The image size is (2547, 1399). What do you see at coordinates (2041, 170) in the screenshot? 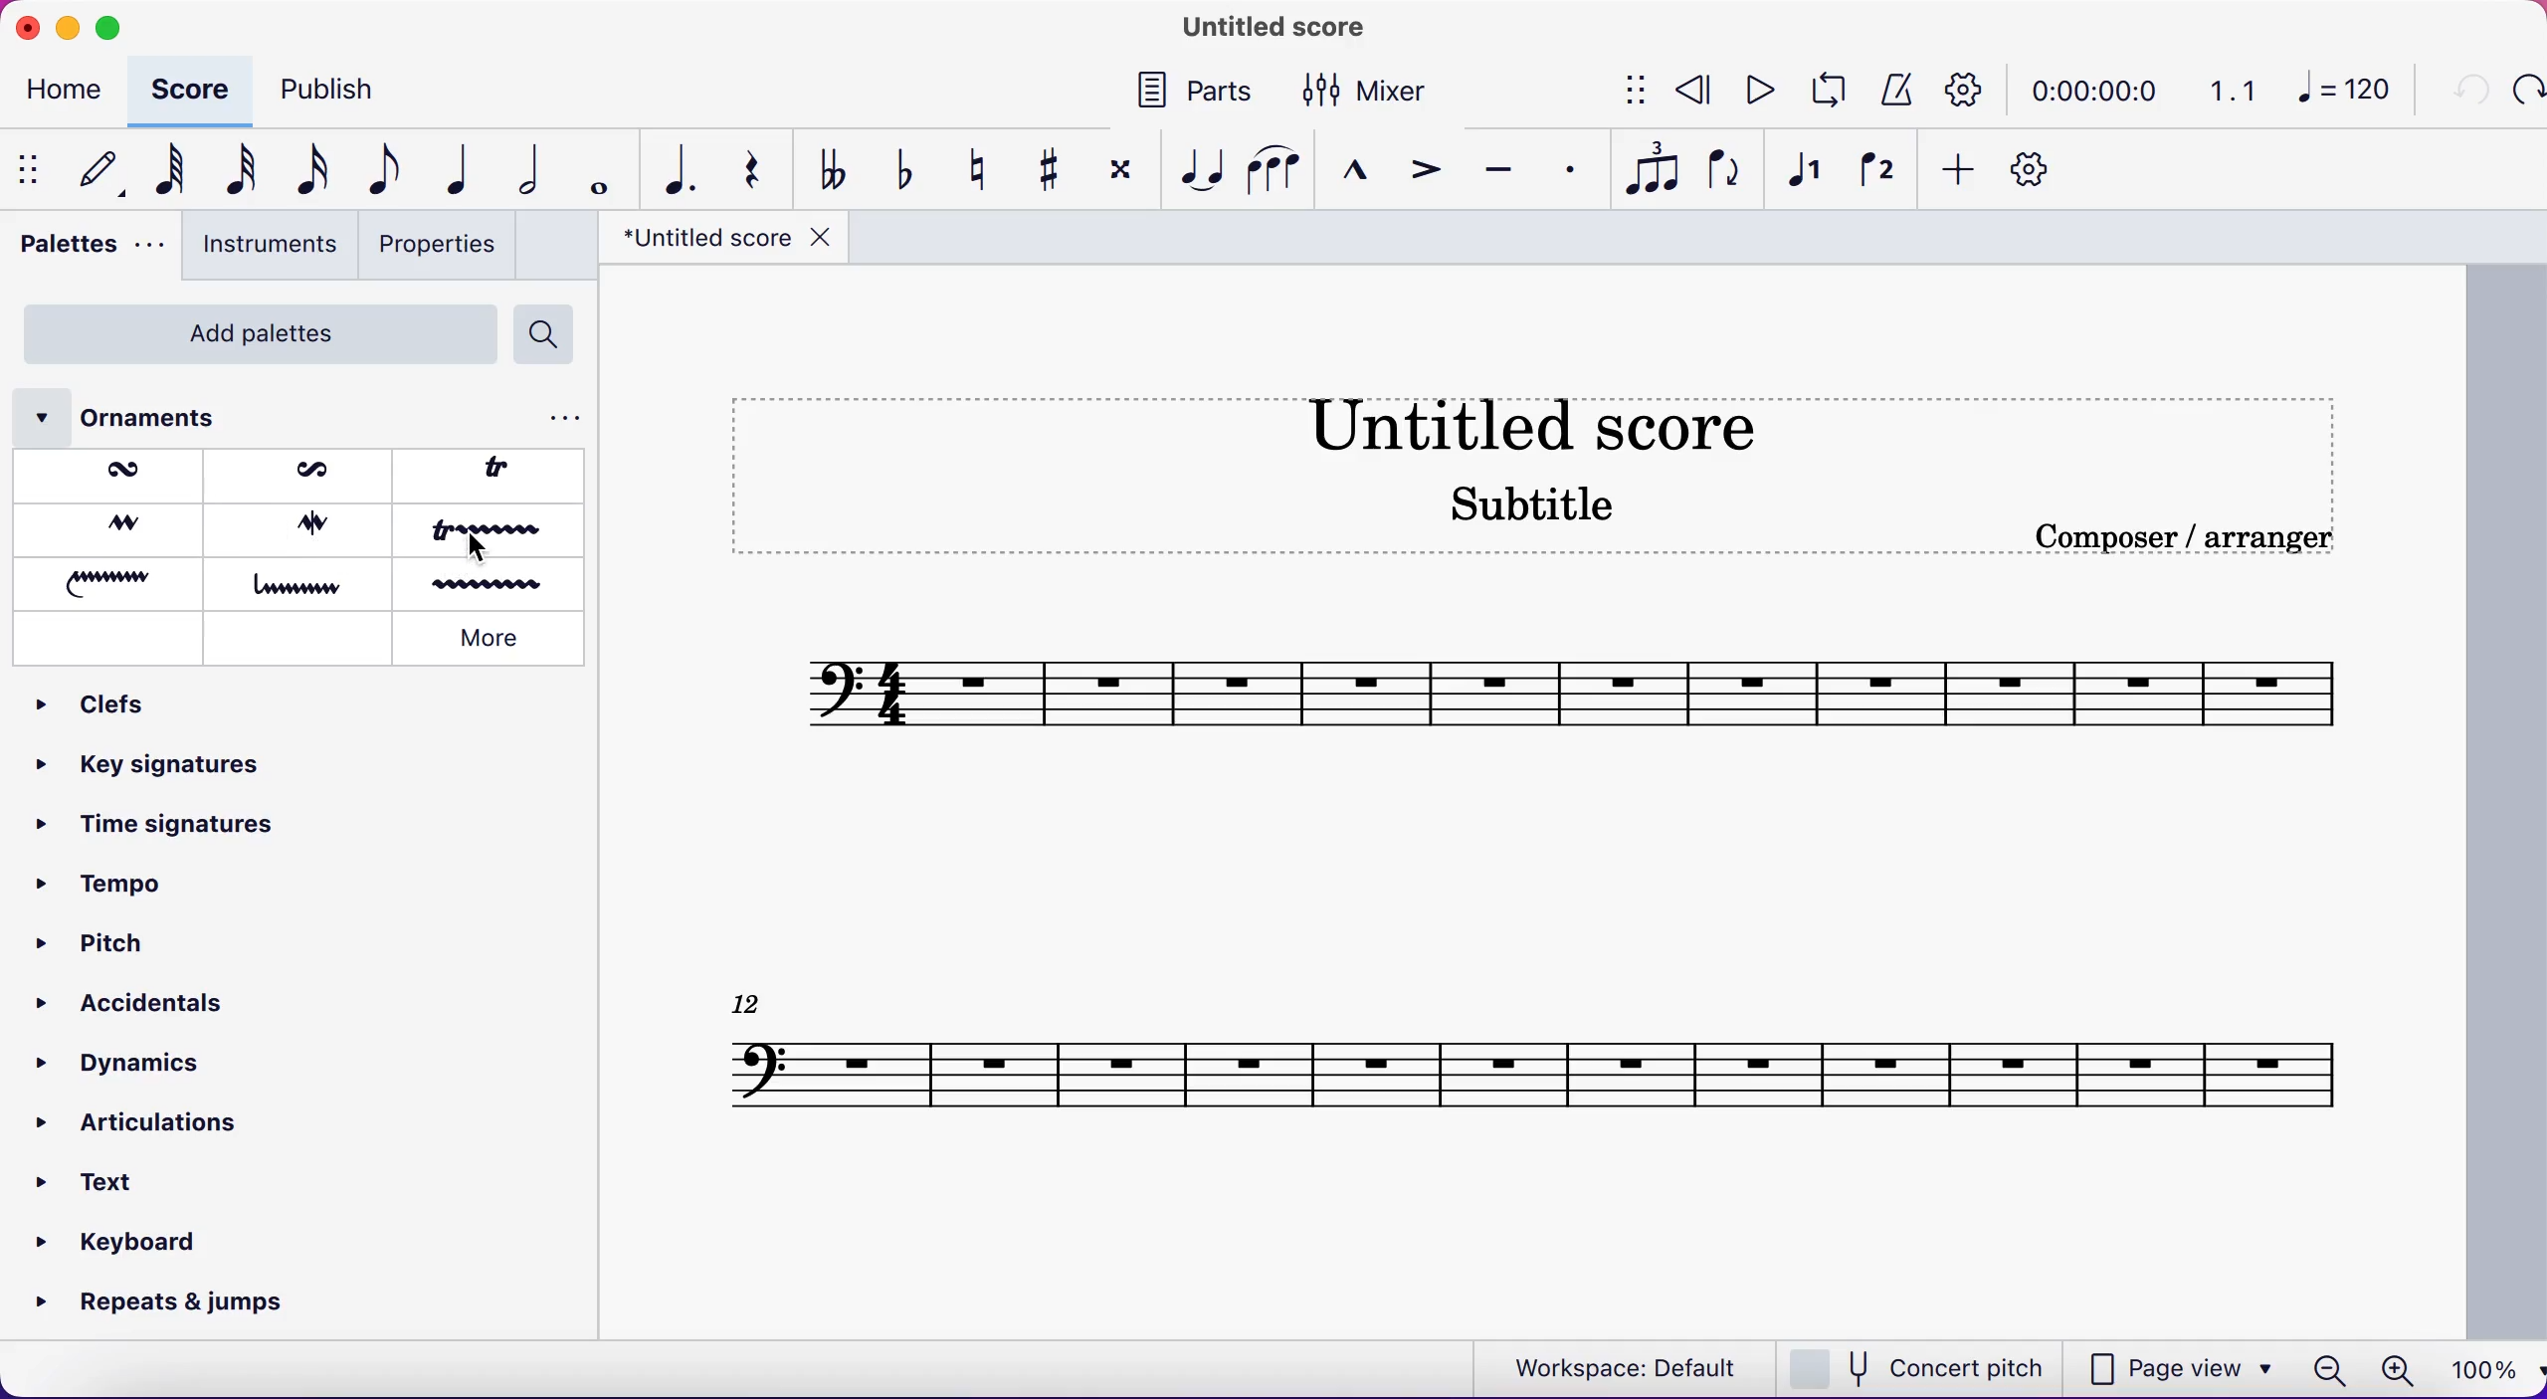
I see `customization tool` at bounding box center [2041, 170].